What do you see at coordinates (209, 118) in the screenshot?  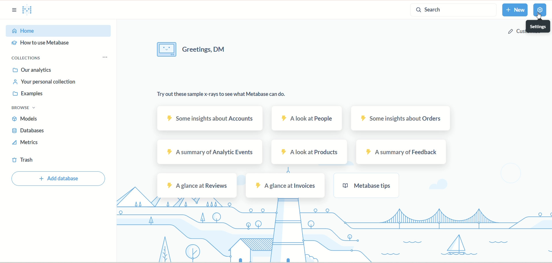 I see `Some insights about accounts` at bounding box center [209, 118].